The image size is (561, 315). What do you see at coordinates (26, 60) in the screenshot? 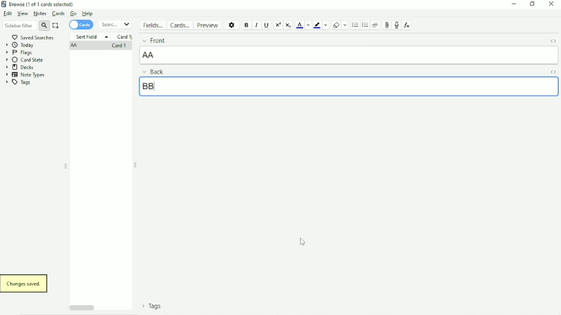
I see `Card State` at bounding box center [26, 60].